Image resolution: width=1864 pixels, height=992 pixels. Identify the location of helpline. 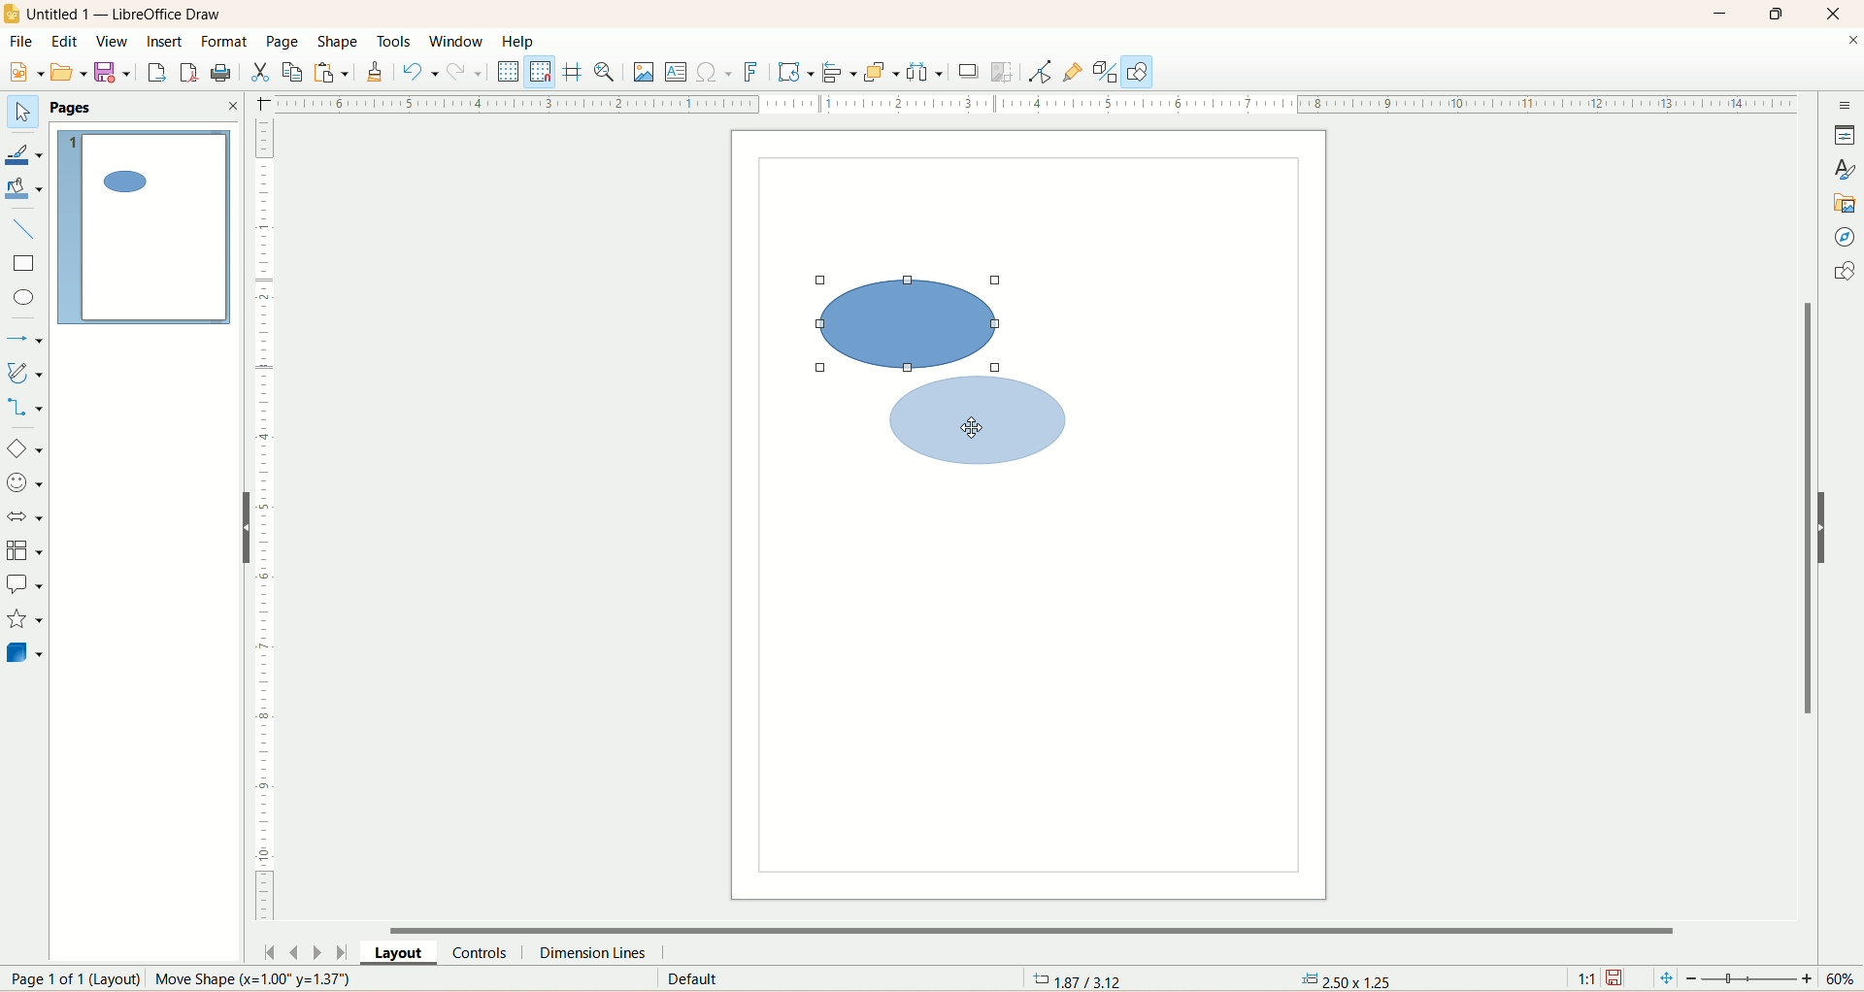
(574, 74).